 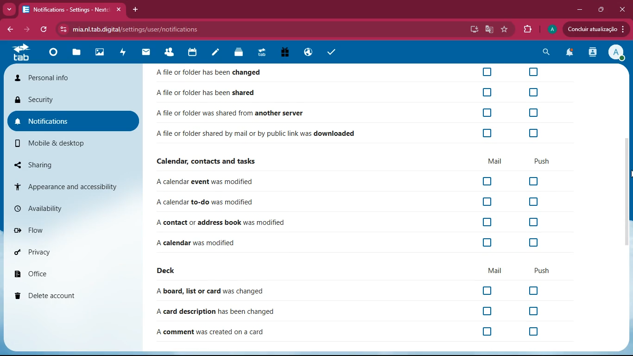 What do you see at coordinates (172, 270) in the screenshot?
I see `deck` at bounding box center [172, 270].